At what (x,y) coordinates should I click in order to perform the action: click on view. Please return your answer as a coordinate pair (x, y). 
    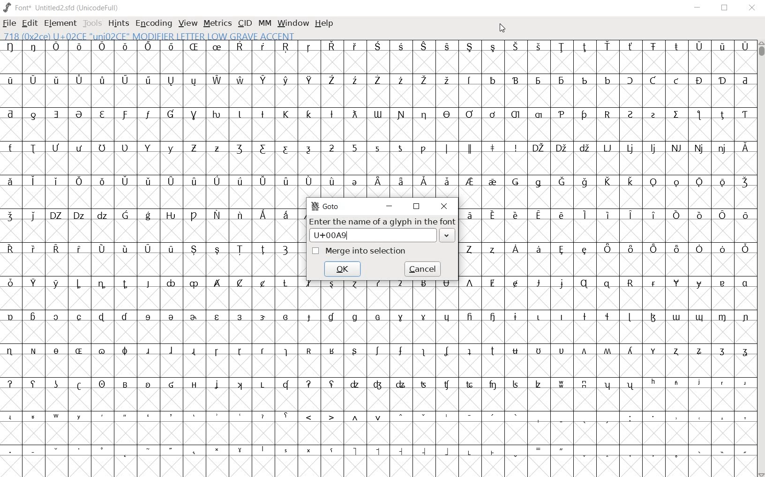
    Looking at the image, I should click on (188, 24).